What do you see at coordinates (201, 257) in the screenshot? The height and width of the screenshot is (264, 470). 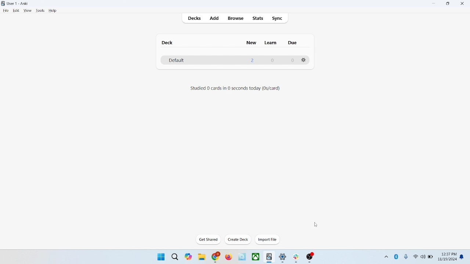 I see `folder` at bounding box center [201, 257].